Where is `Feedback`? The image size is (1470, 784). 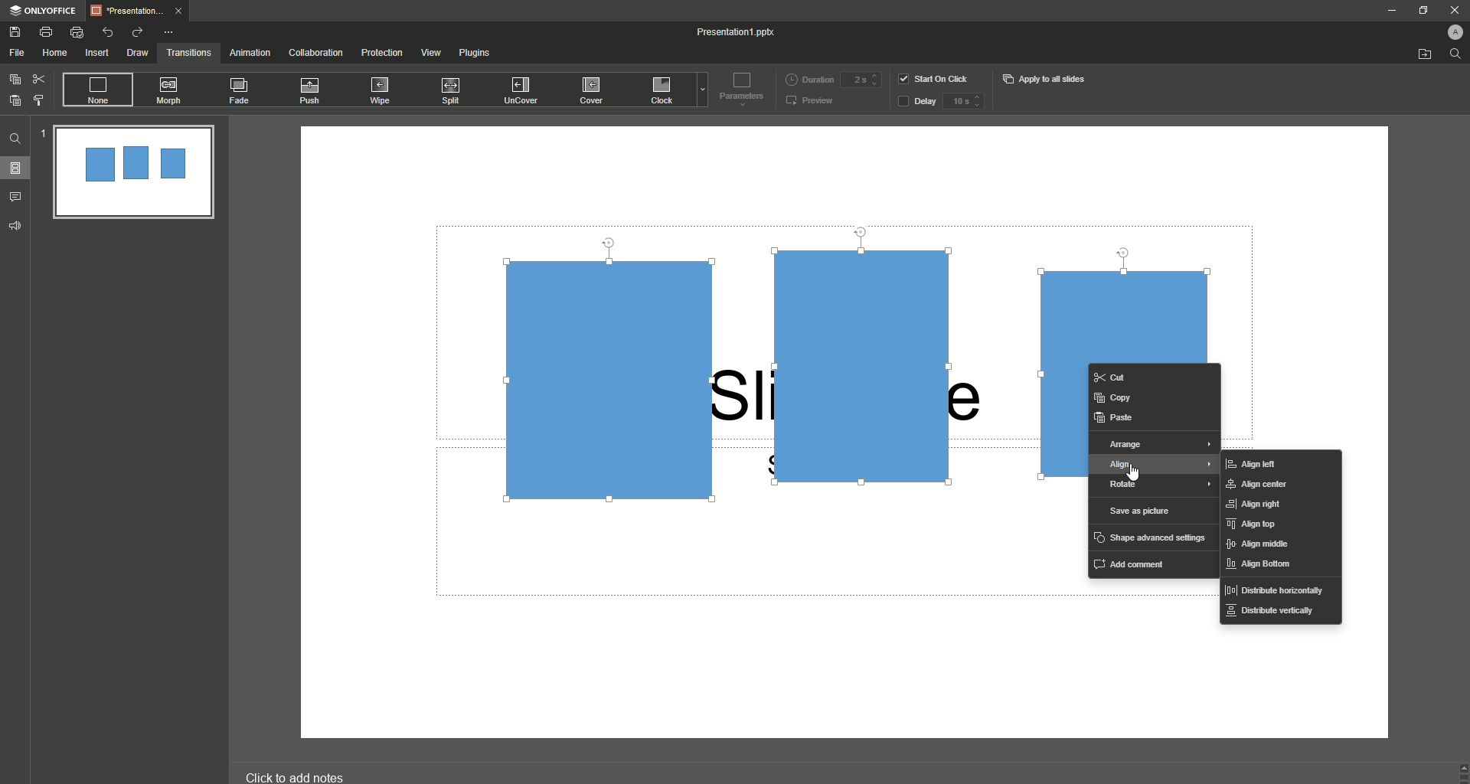 Feedback is located at coordinates (16, 226).